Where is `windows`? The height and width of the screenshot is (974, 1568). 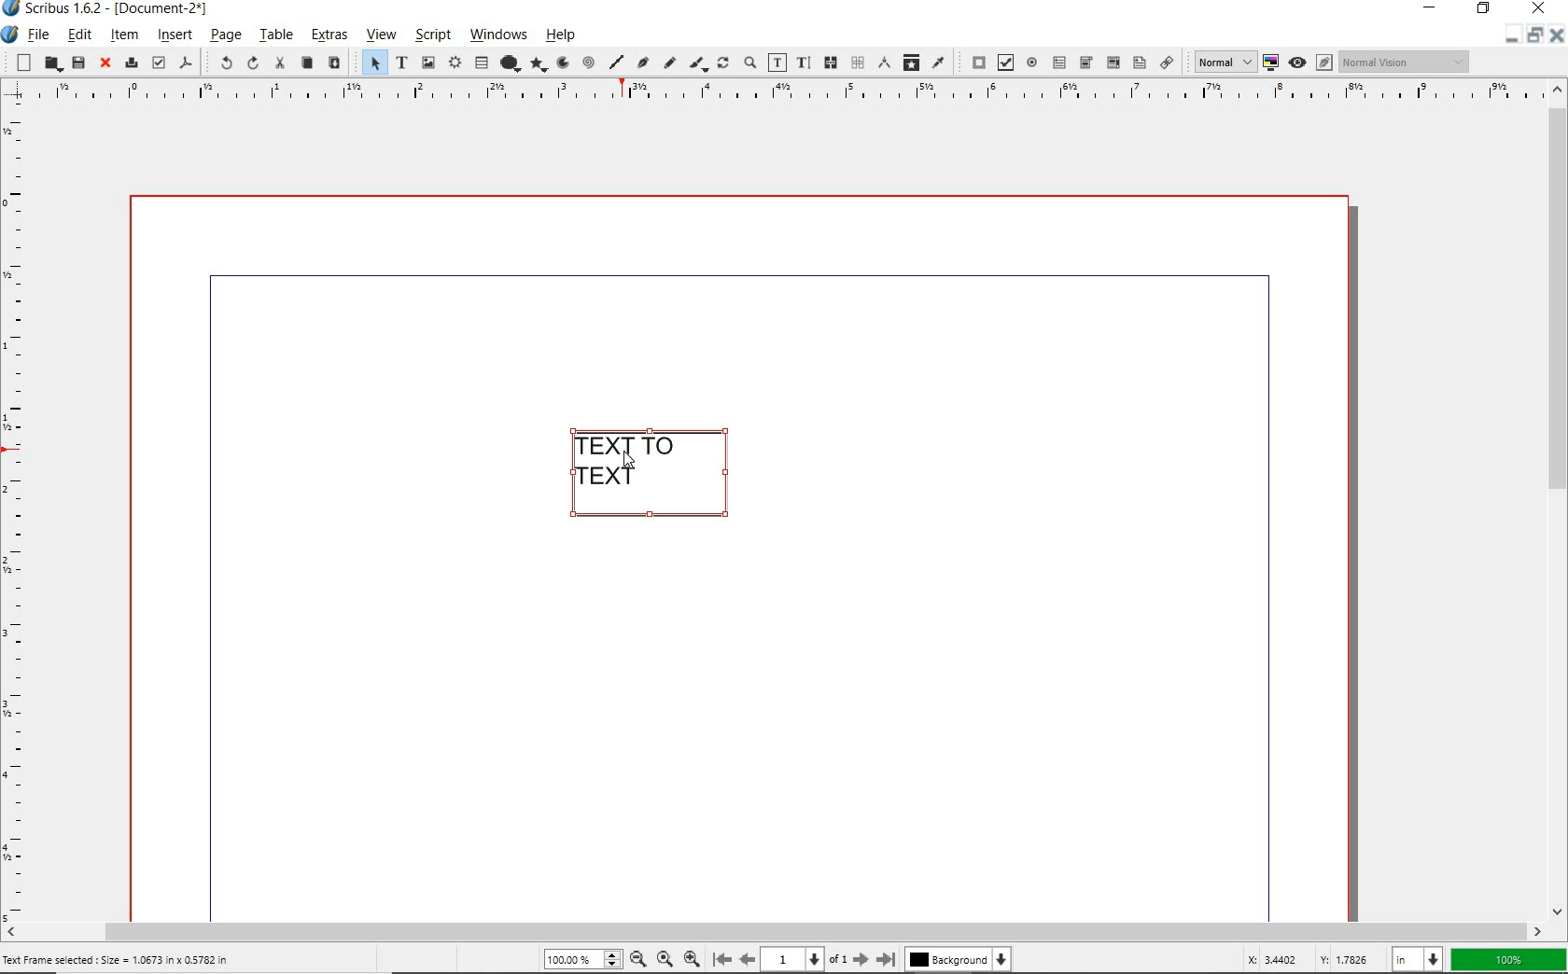 windows is located at coordinates (498, 35).